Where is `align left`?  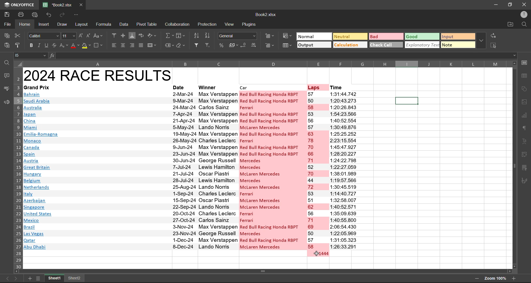
align left is located at coordinates (114, 45).